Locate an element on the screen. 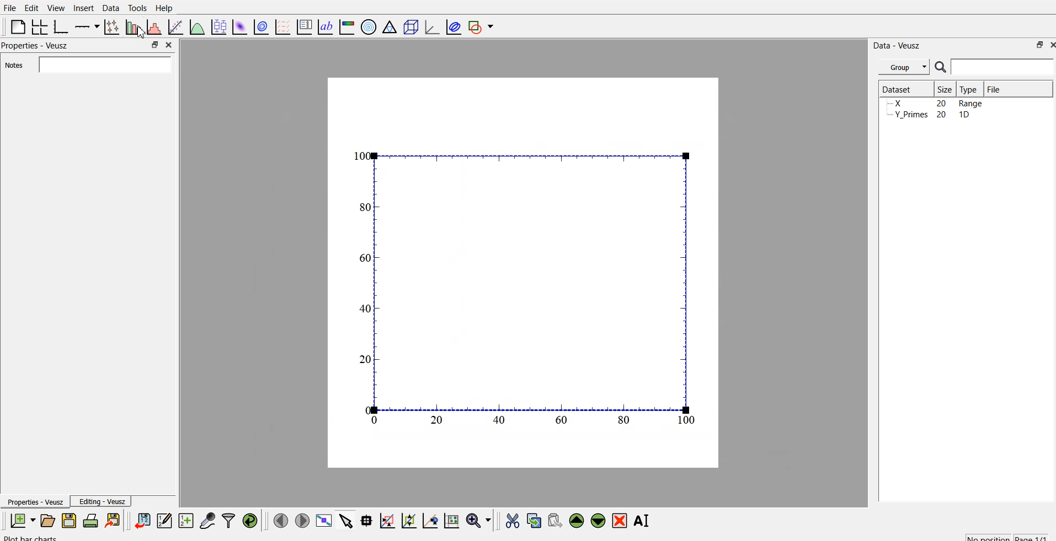 This screenshot has height=541, width=1056. draw points is located at coordinates (408, 521).